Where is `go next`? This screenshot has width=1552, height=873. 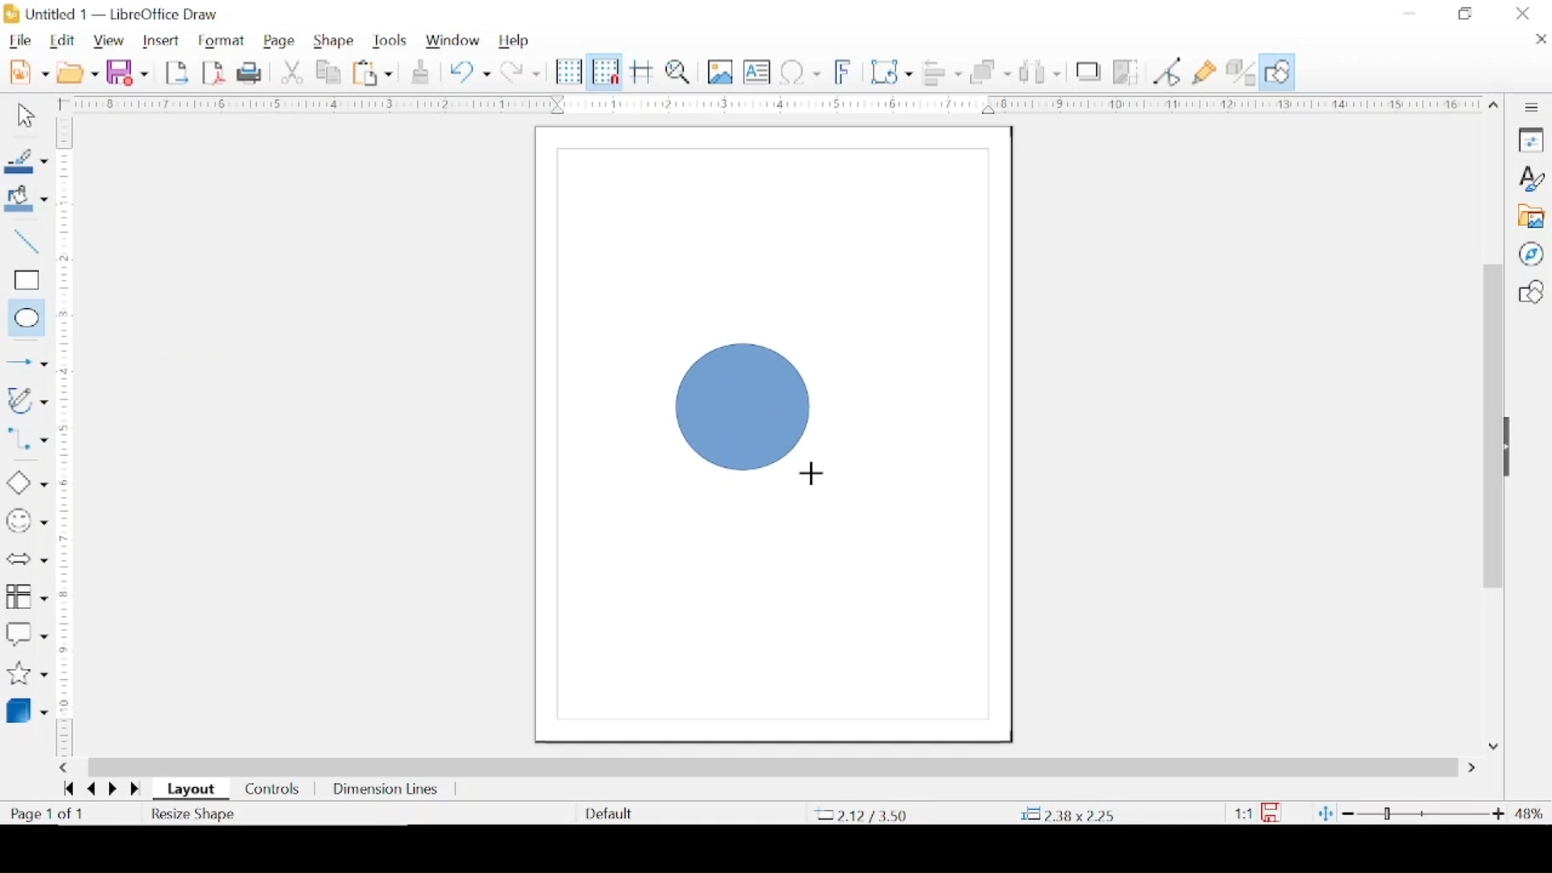
go next is located at coordinates (108, 789).